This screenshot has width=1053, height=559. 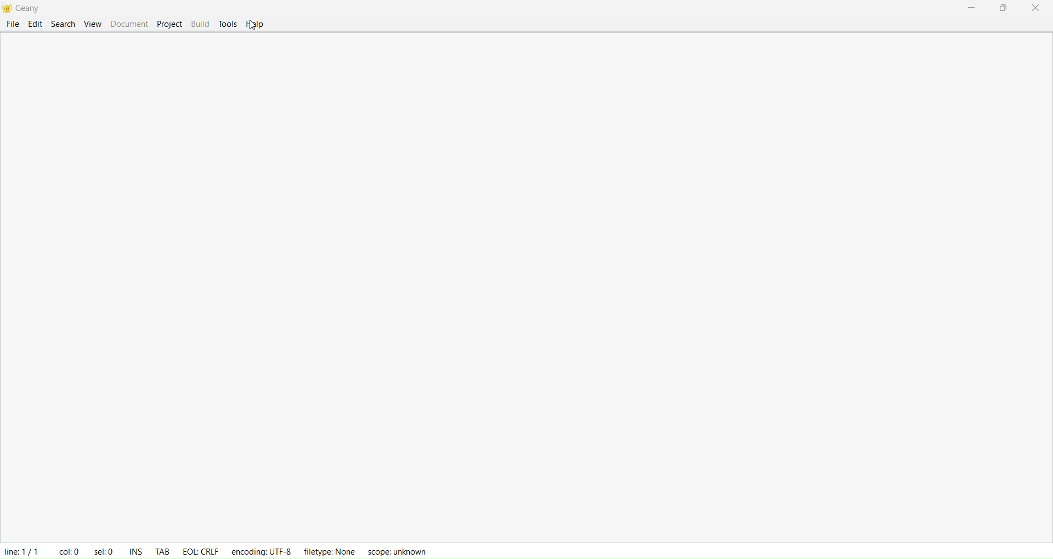 I want to click on project, so click(x=168, y=24).